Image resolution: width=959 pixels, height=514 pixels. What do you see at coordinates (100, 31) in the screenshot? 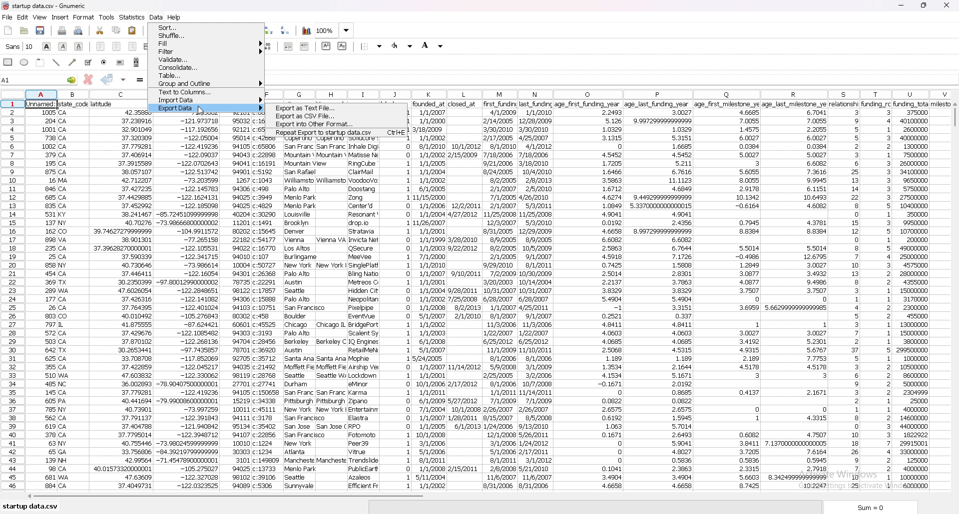
I see `cut` at bounding box center [100, 31].